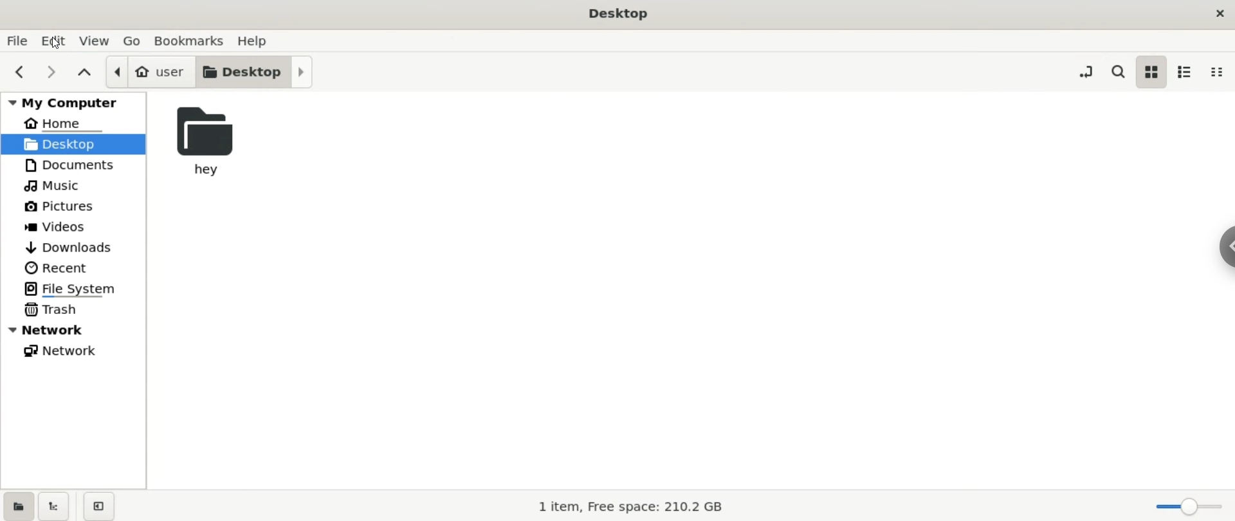 The image size is (1235, 521). What do you see at coordinates (616, 12) in the screenshot?
I see `Desktop` at bounding box center [616, 12].